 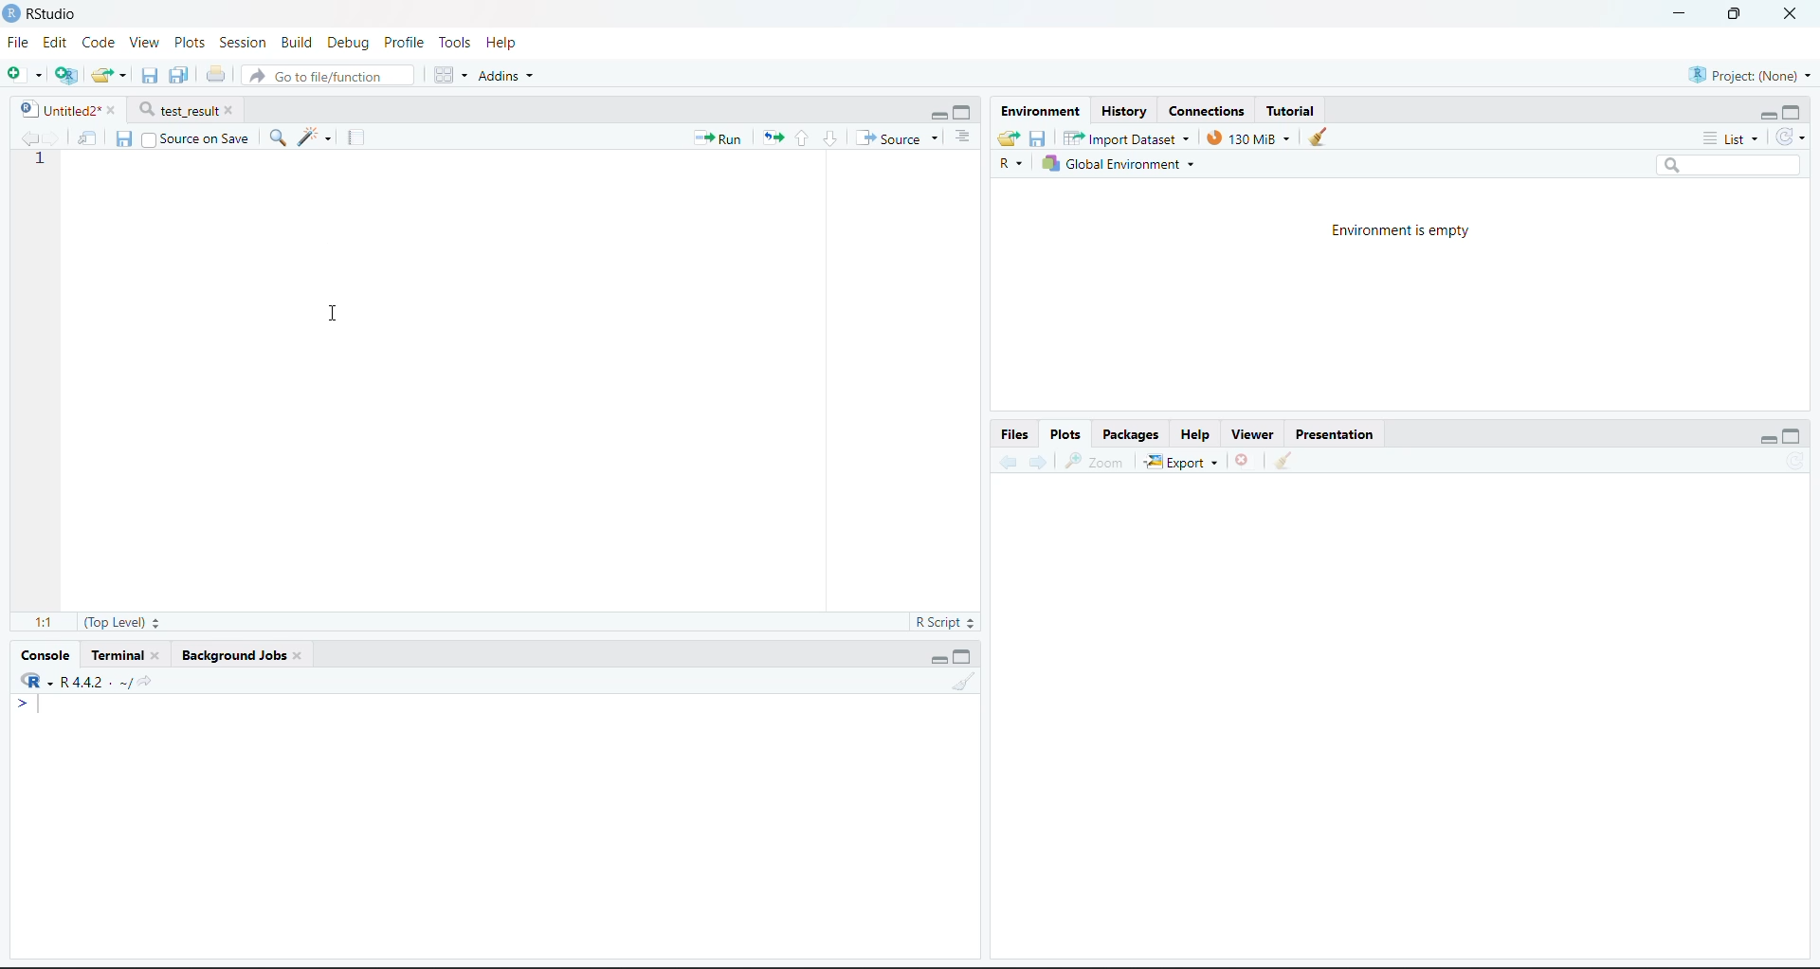 I want to click on Code, so click(x=97, y=42).